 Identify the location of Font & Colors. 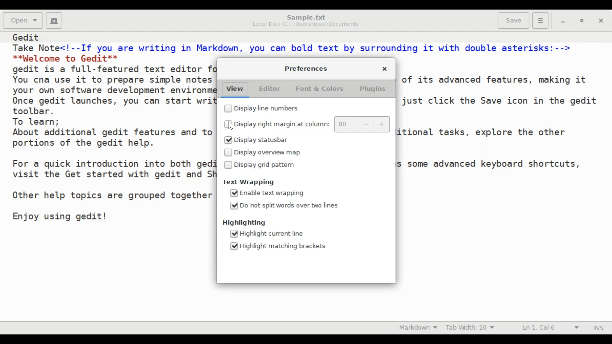
(322, 89).